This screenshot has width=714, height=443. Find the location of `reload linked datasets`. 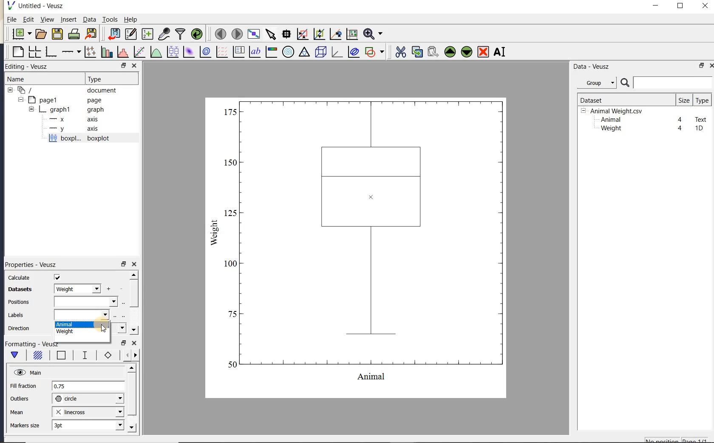

reload linked datasets is located at coordinates (197, 33).